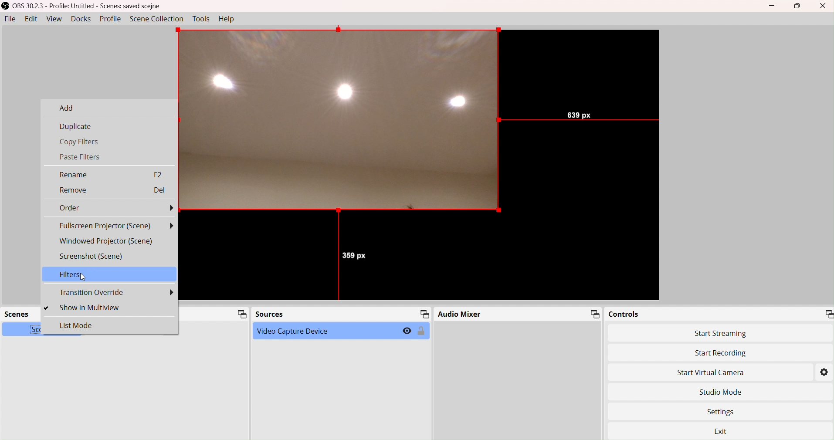  Describe the element at coordinates (337, 119) in the screenshot. I see `output` at that location.